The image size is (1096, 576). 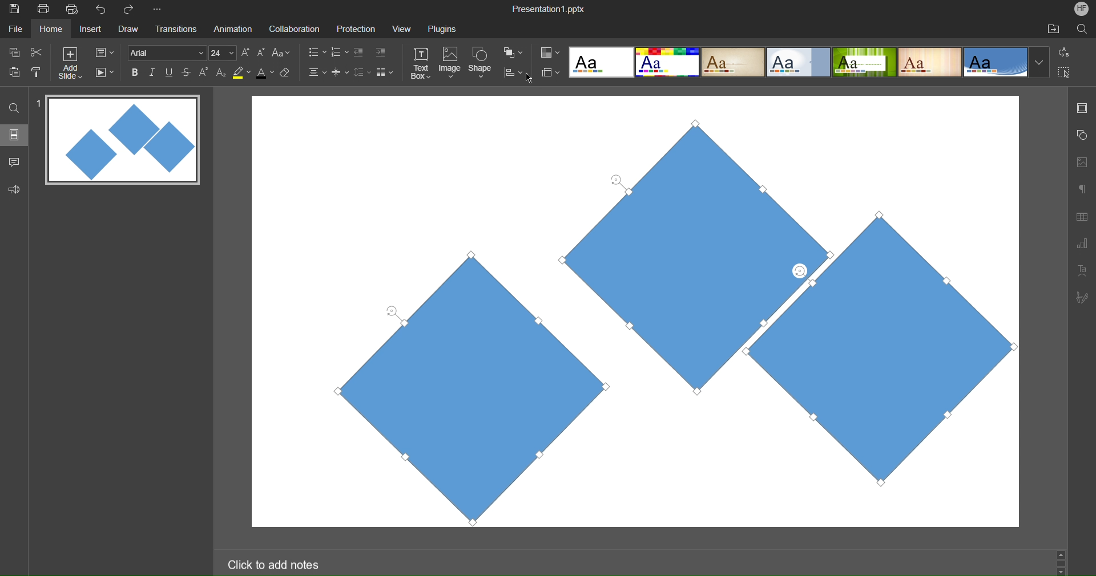 What do you see at coordinates (70, 63) in the screenshot?
I see `Add Slide` at bounding box center [70, 63].